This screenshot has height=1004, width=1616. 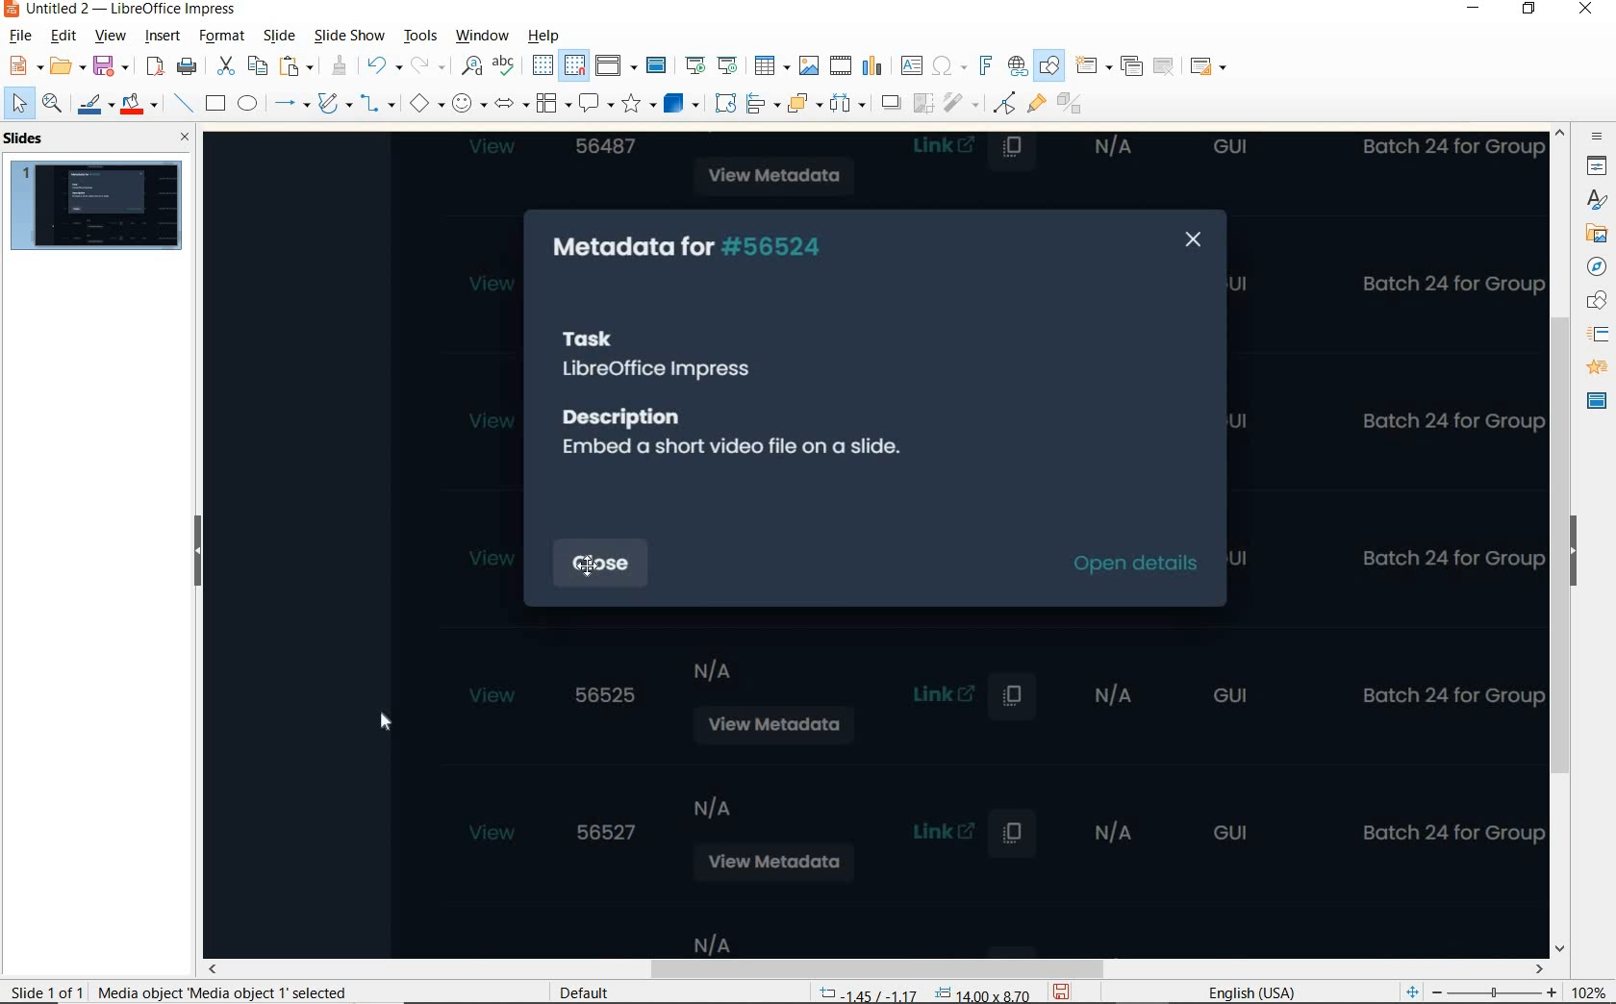 What do you see at coordinates (586, 991) in the screenshot?
I see `DEFAULT` at bounding box center [586, 991].